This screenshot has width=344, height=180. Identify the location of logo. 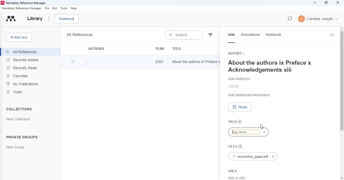
(12, 19).